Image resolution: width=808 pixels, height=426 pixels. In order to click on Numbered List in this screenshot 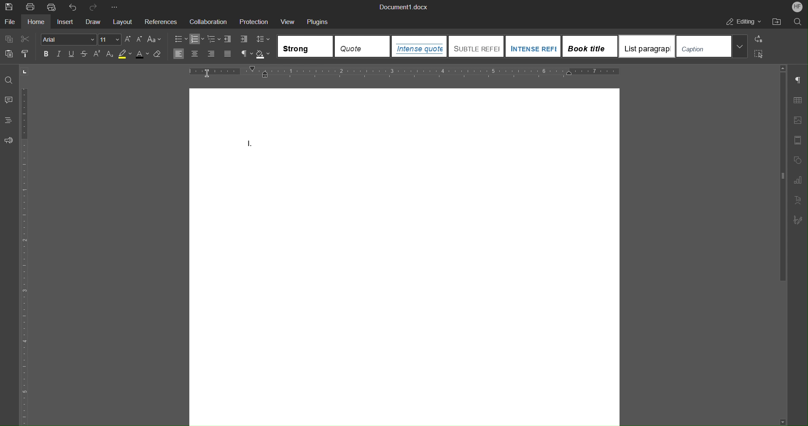, I will do `click(197, 39)`.